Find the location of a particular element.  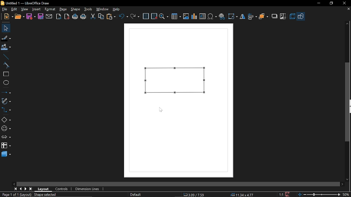

insert hyperlink is located at coordinates (222, 16).